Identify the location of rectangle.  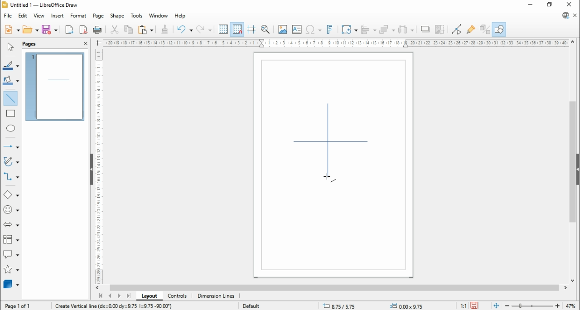
(11, 113).